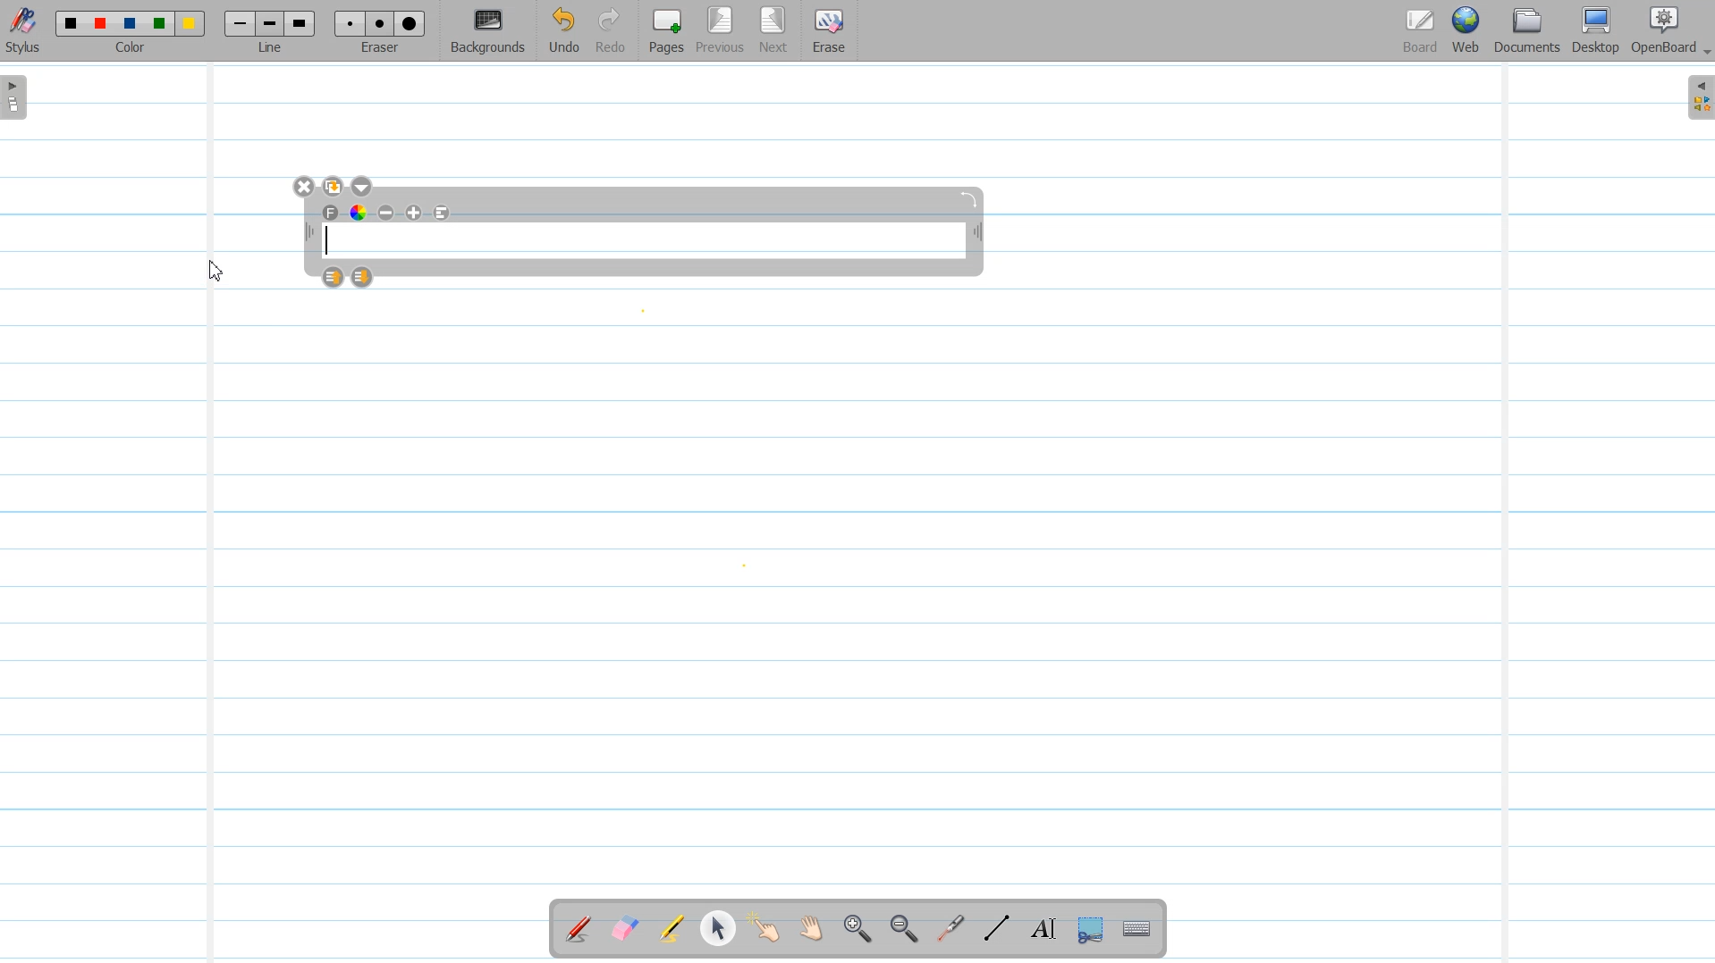  I want to click on Duplicate text , so click(334, 187).